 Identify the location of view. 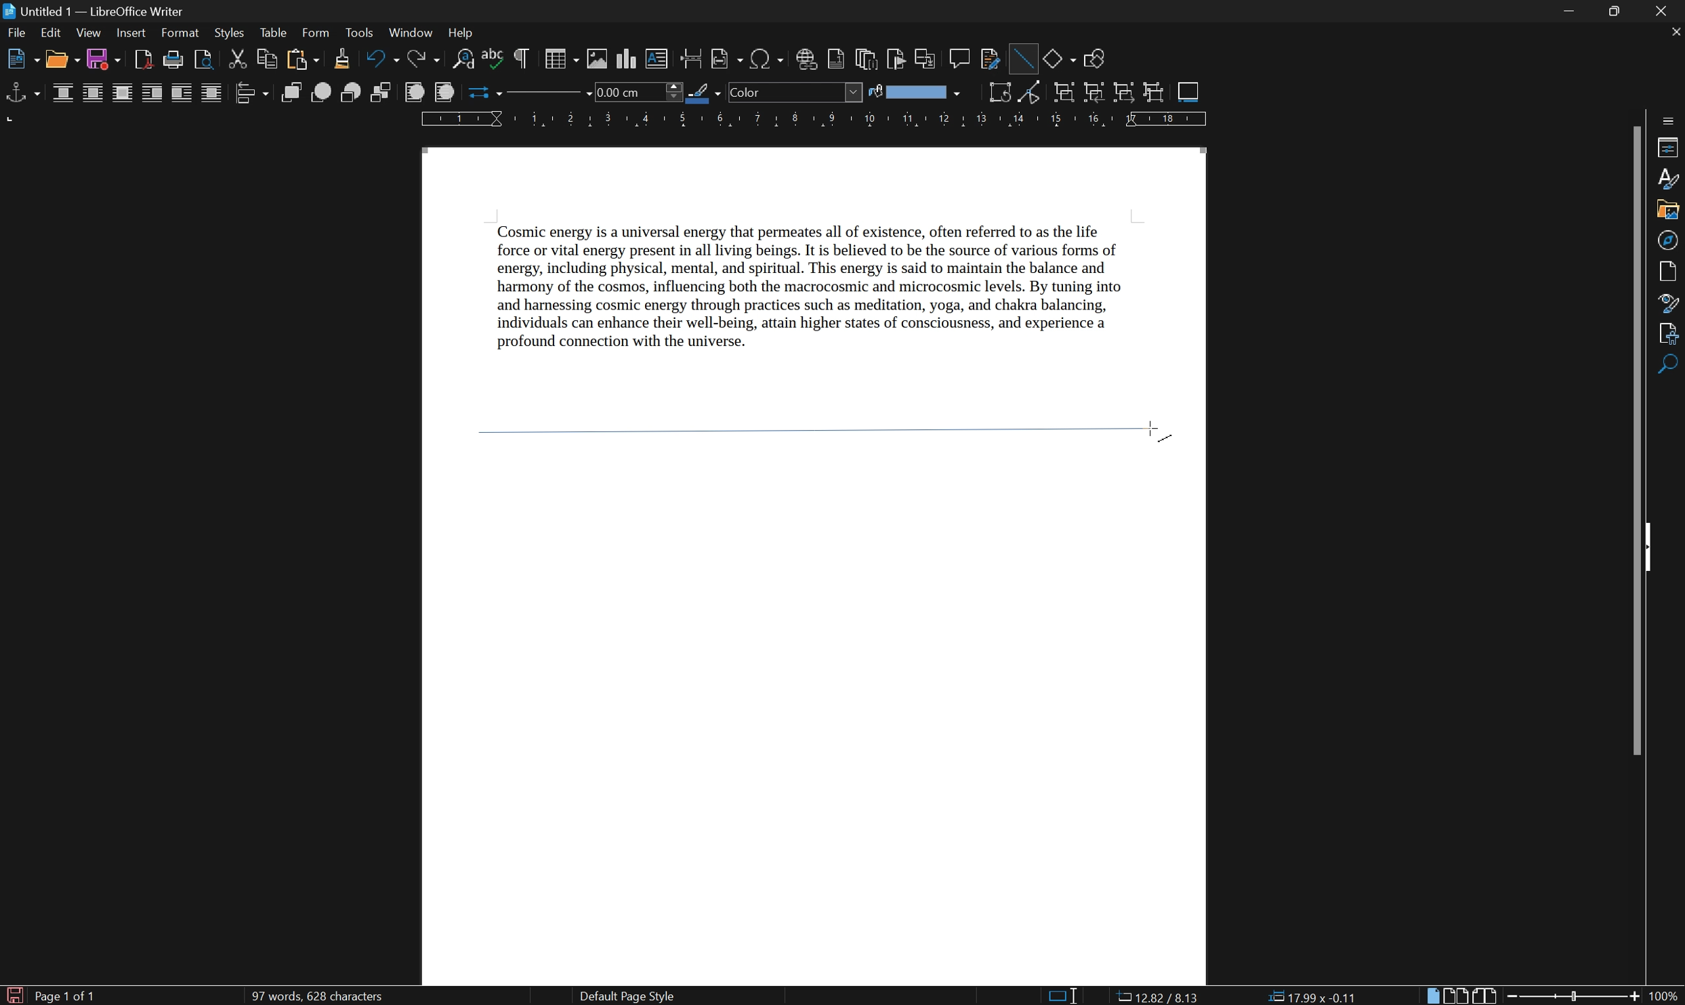
(88, 33).